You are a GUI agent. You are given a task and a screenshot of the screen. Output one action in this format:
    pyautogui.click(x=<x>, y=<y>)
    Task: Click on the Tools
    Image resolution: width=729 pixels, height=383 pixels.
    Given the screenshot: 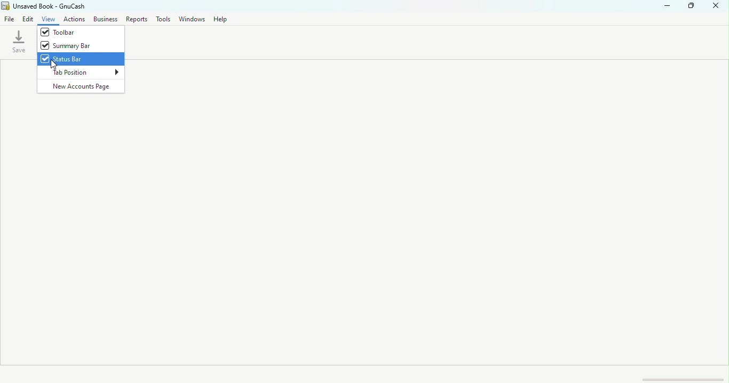 What is the action you would take?
    pyautogui.click(x=161, y=19)
    